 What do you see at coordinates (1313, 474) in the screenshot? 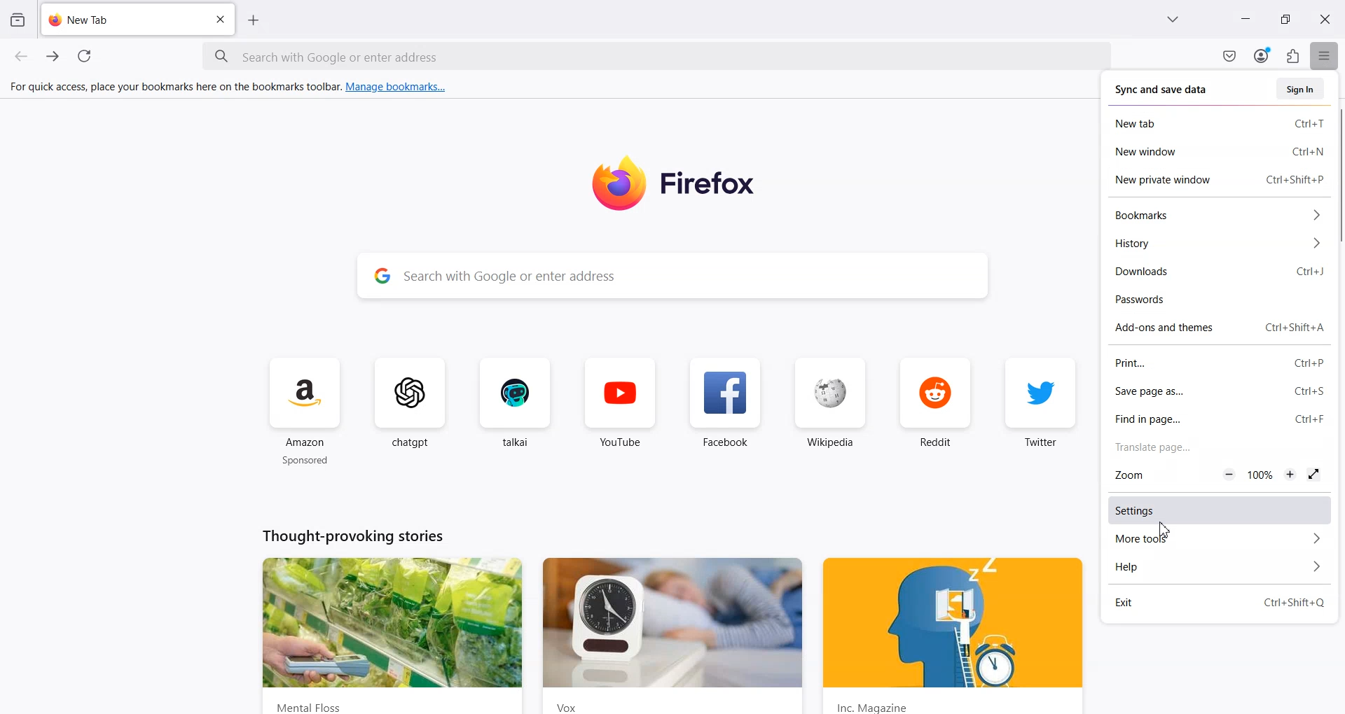
I see `FullScreen` at bounding box center [1313, 474].